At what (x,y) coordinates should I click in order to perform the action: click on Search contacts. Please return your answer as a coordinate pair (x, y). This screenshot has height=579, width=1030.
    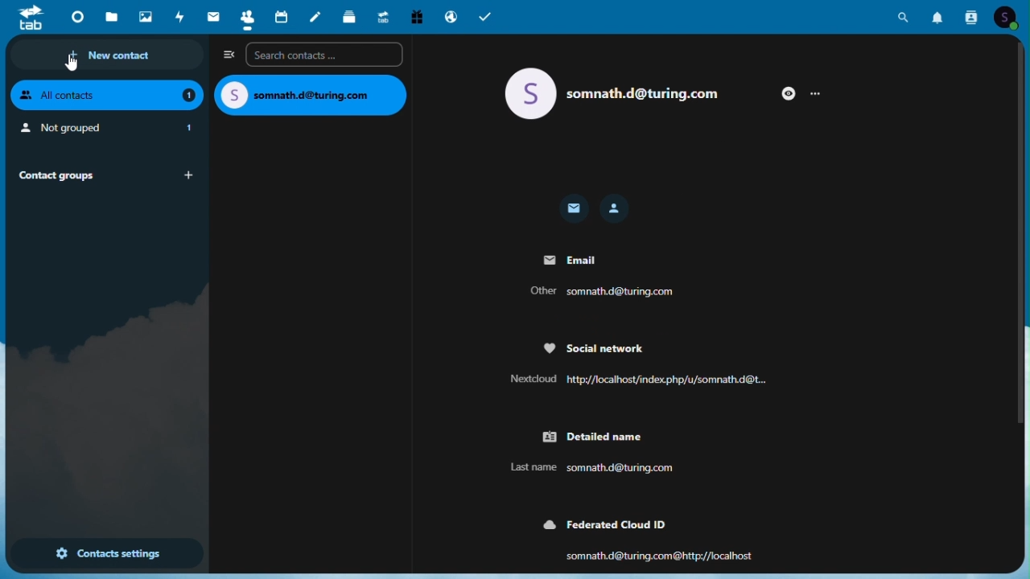
    Looking at the image, I should click on (325, 55).